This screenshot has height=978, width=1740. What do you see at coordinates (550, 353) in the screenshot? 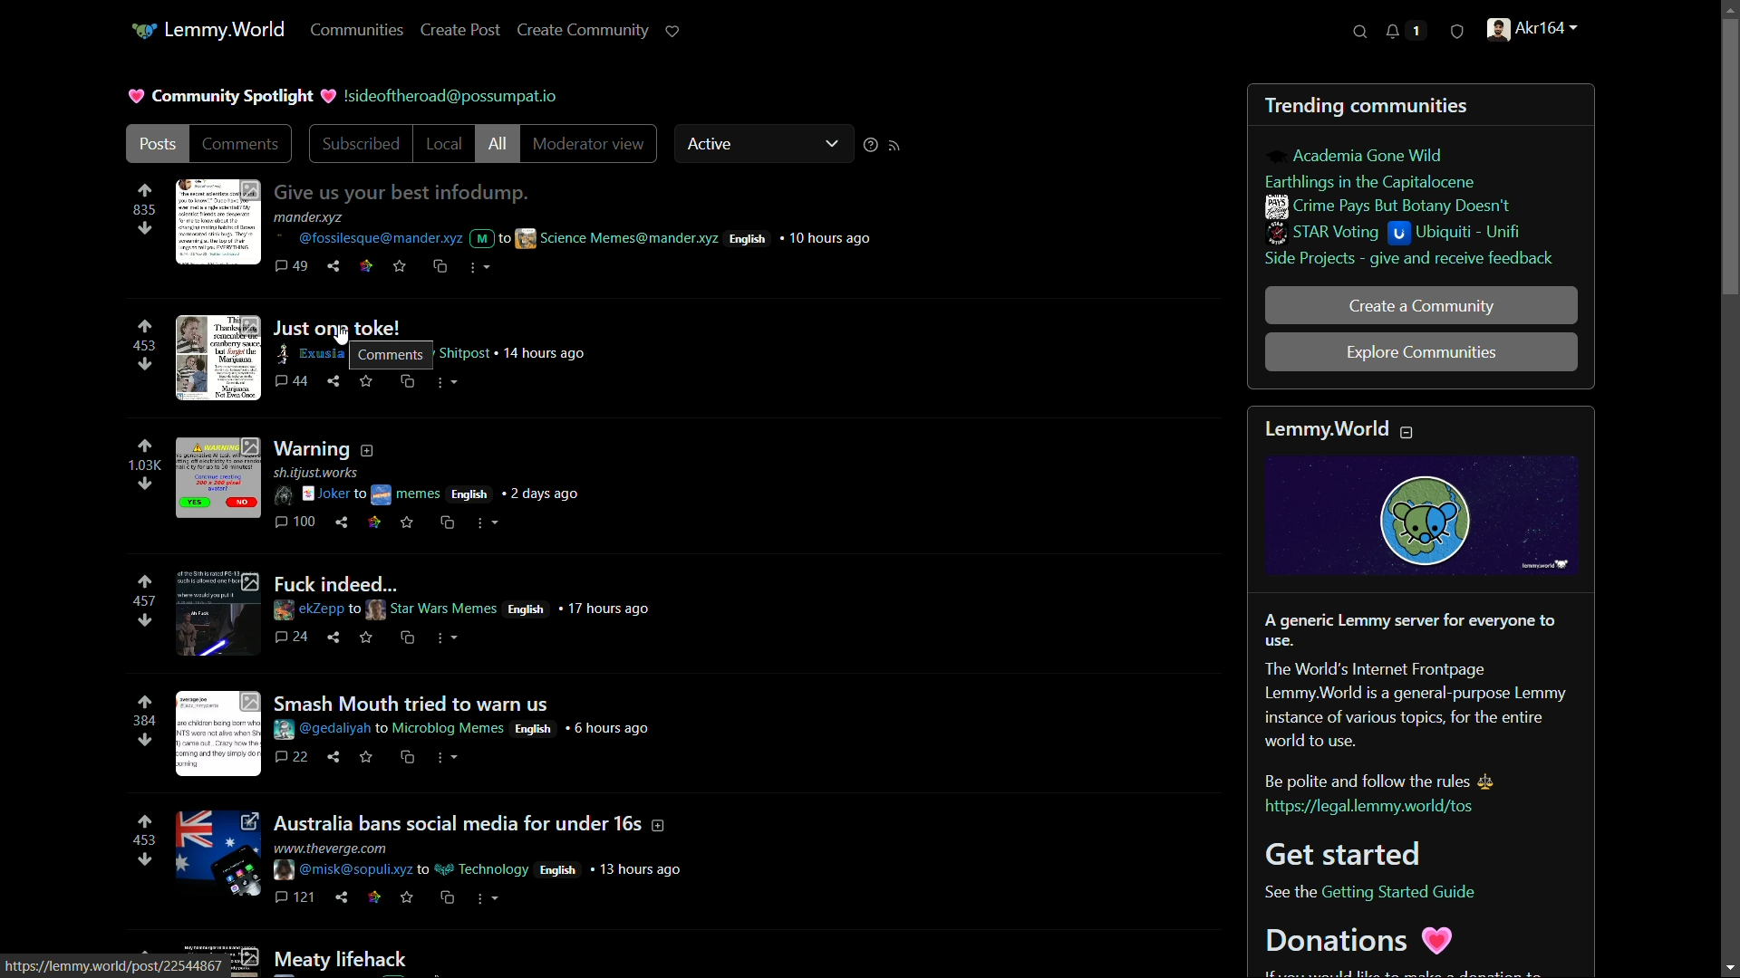
I see `14 hours ago` at bounding box center [550, 353].